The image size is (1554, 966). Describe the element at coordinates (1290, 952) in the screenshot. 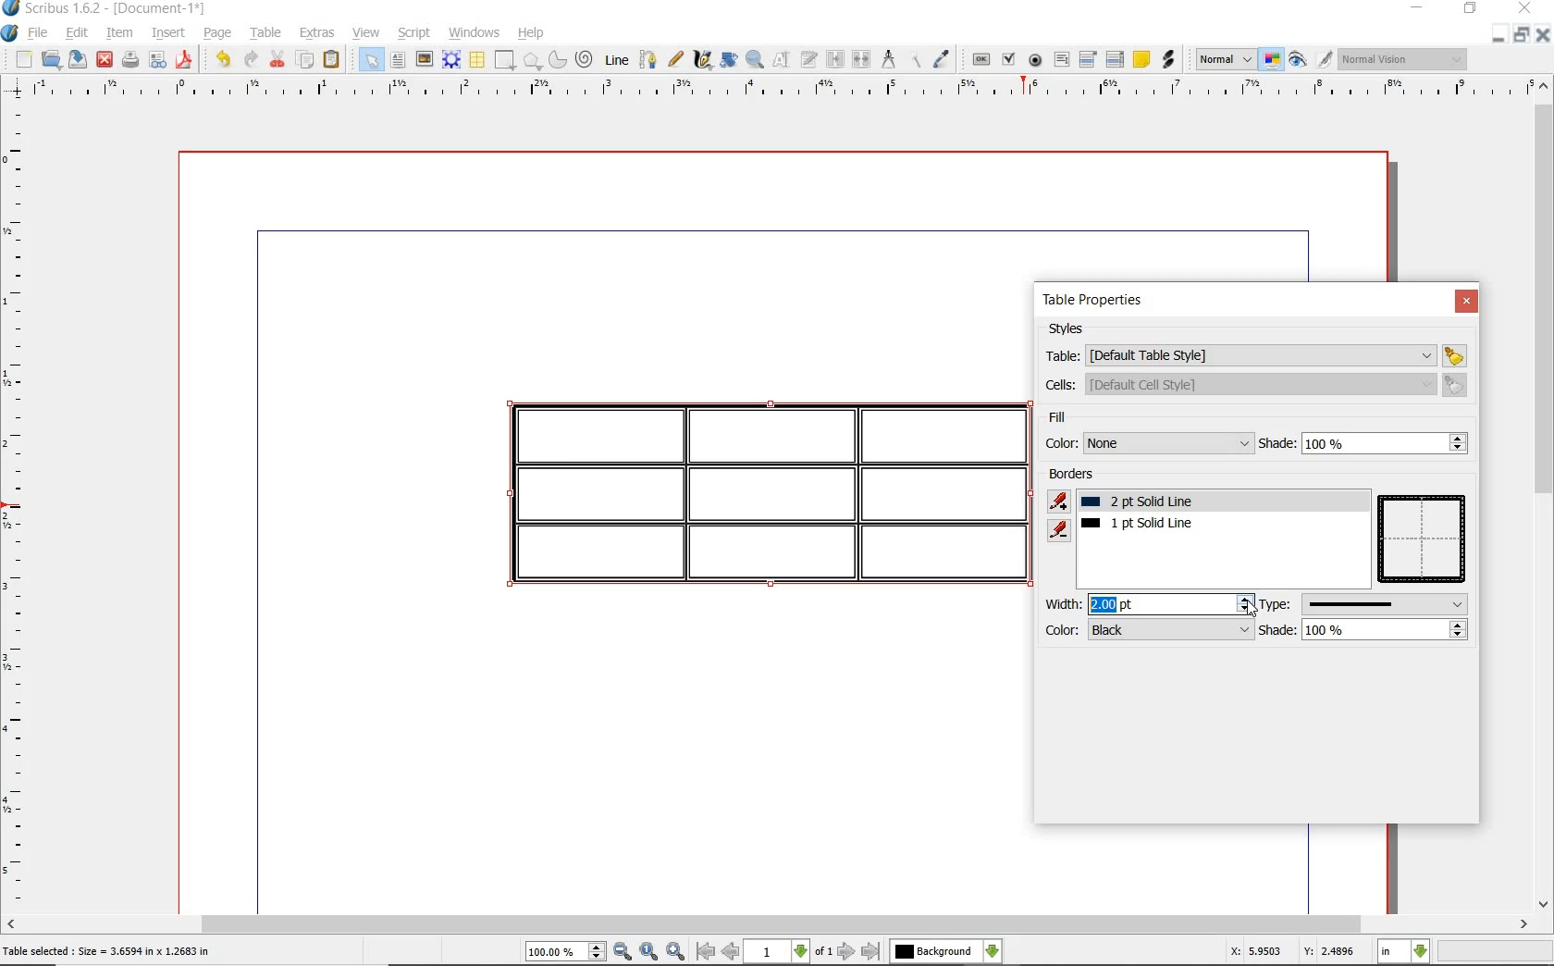

I see `X: 5.9503 Y: 2.4896` at that location.